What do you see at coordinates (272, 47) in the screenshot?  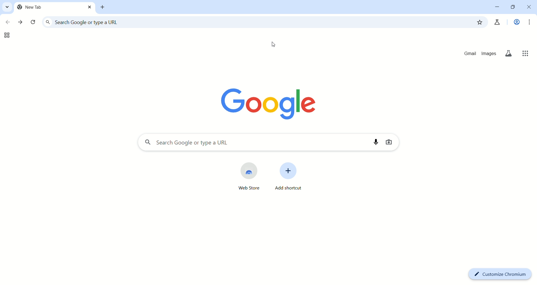 I see `cursor` at bounding box center [272, 47].